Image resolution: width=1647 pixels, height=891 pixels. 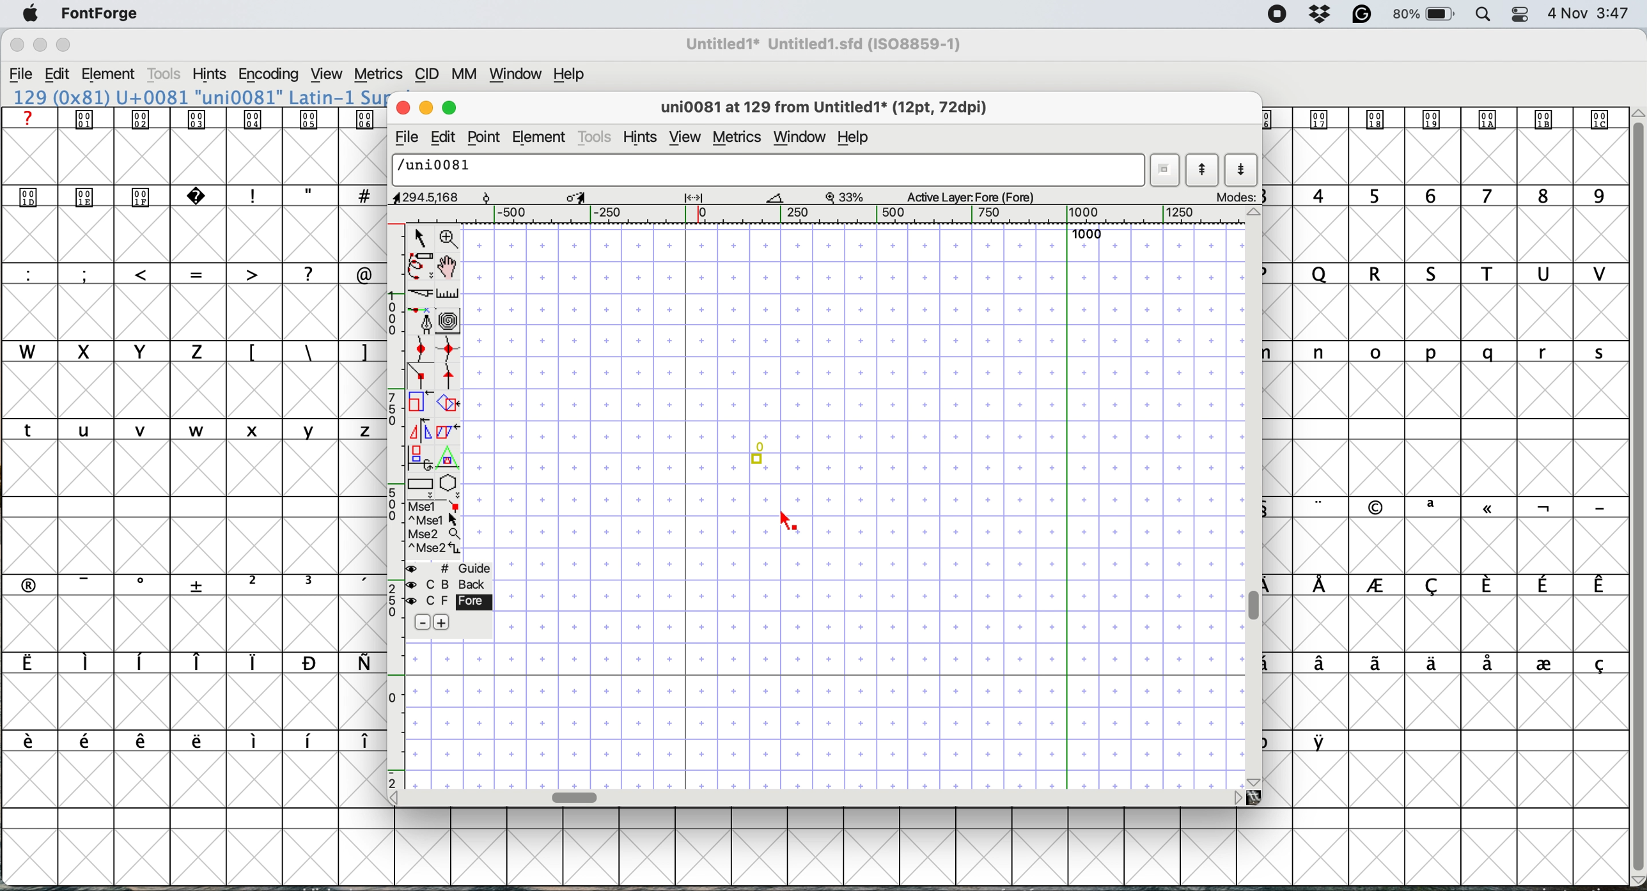 What do you see at coordinates (1423, 15) in the screenshot?
I see `Battery Percentage and Status` at bounding box center [1423, 15].